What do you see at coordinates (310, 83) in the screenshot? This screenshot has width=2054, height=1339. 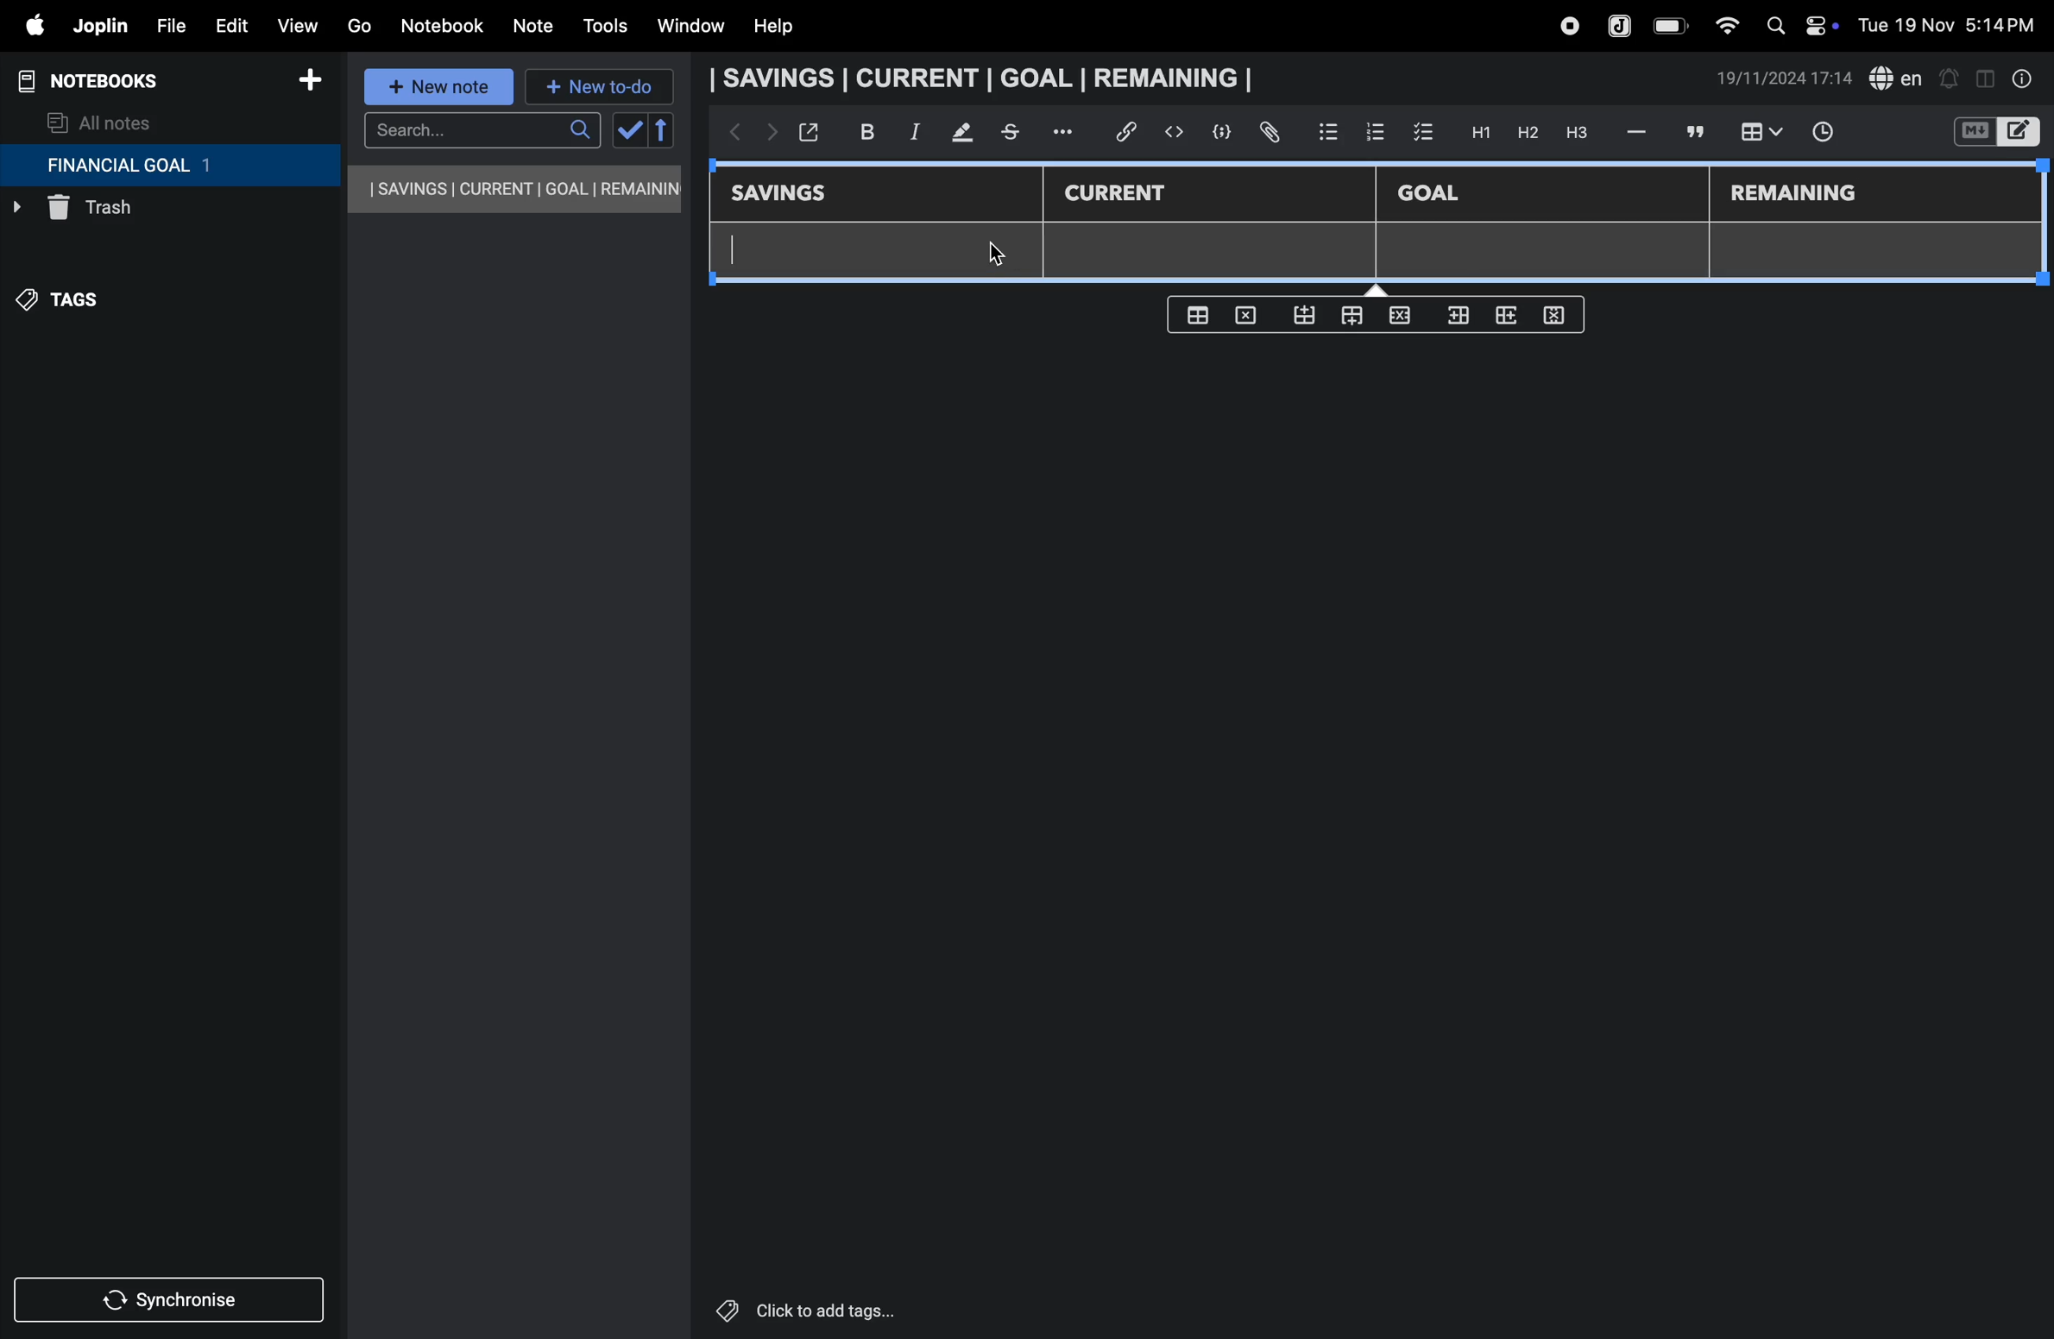 I see `add` at bounding box center [310, 83].